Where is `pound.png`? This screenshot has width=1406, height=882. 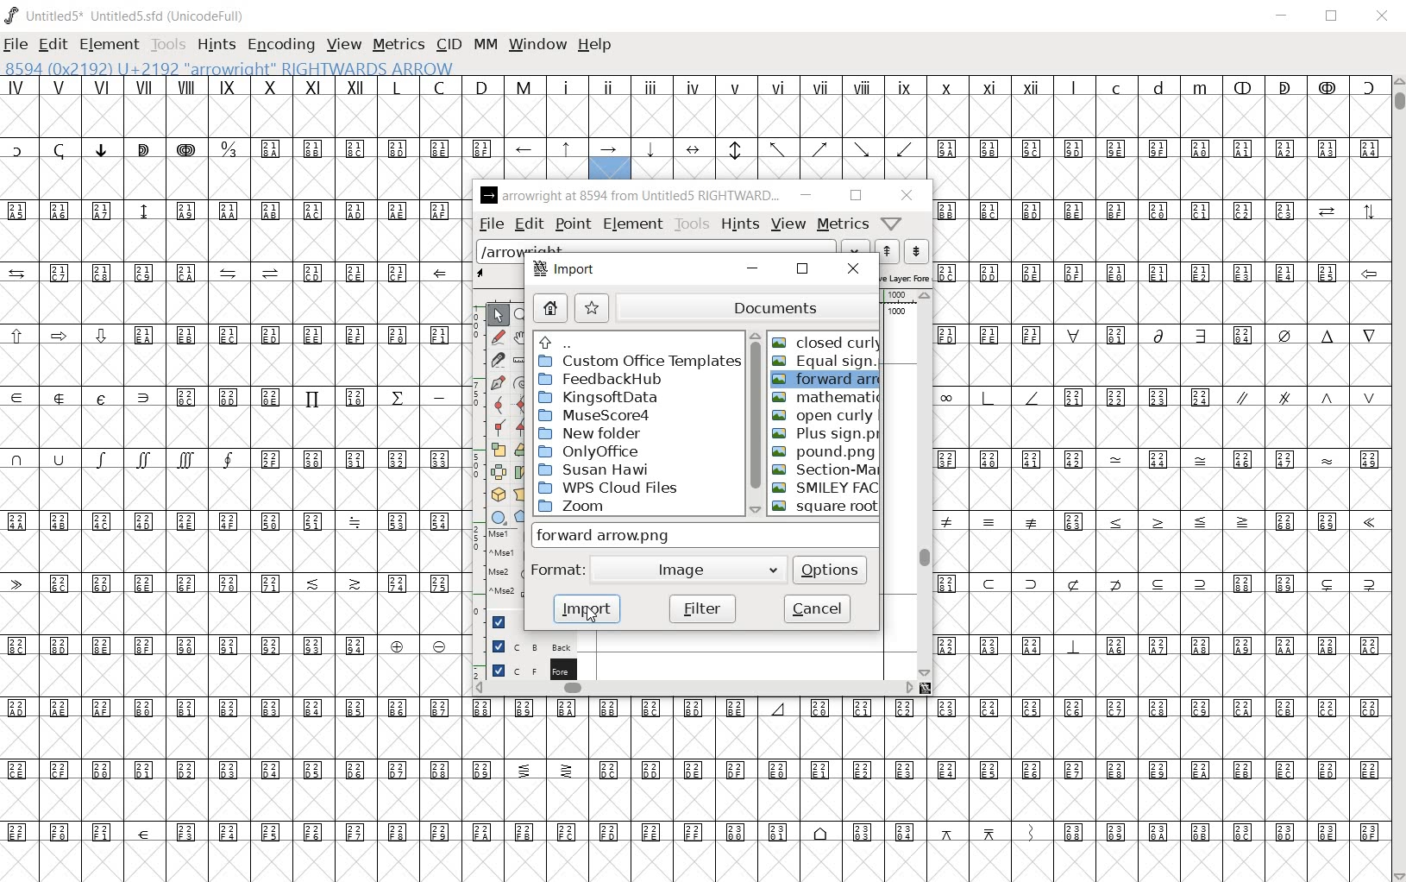 pound.png is located at coordinates (822, 452).